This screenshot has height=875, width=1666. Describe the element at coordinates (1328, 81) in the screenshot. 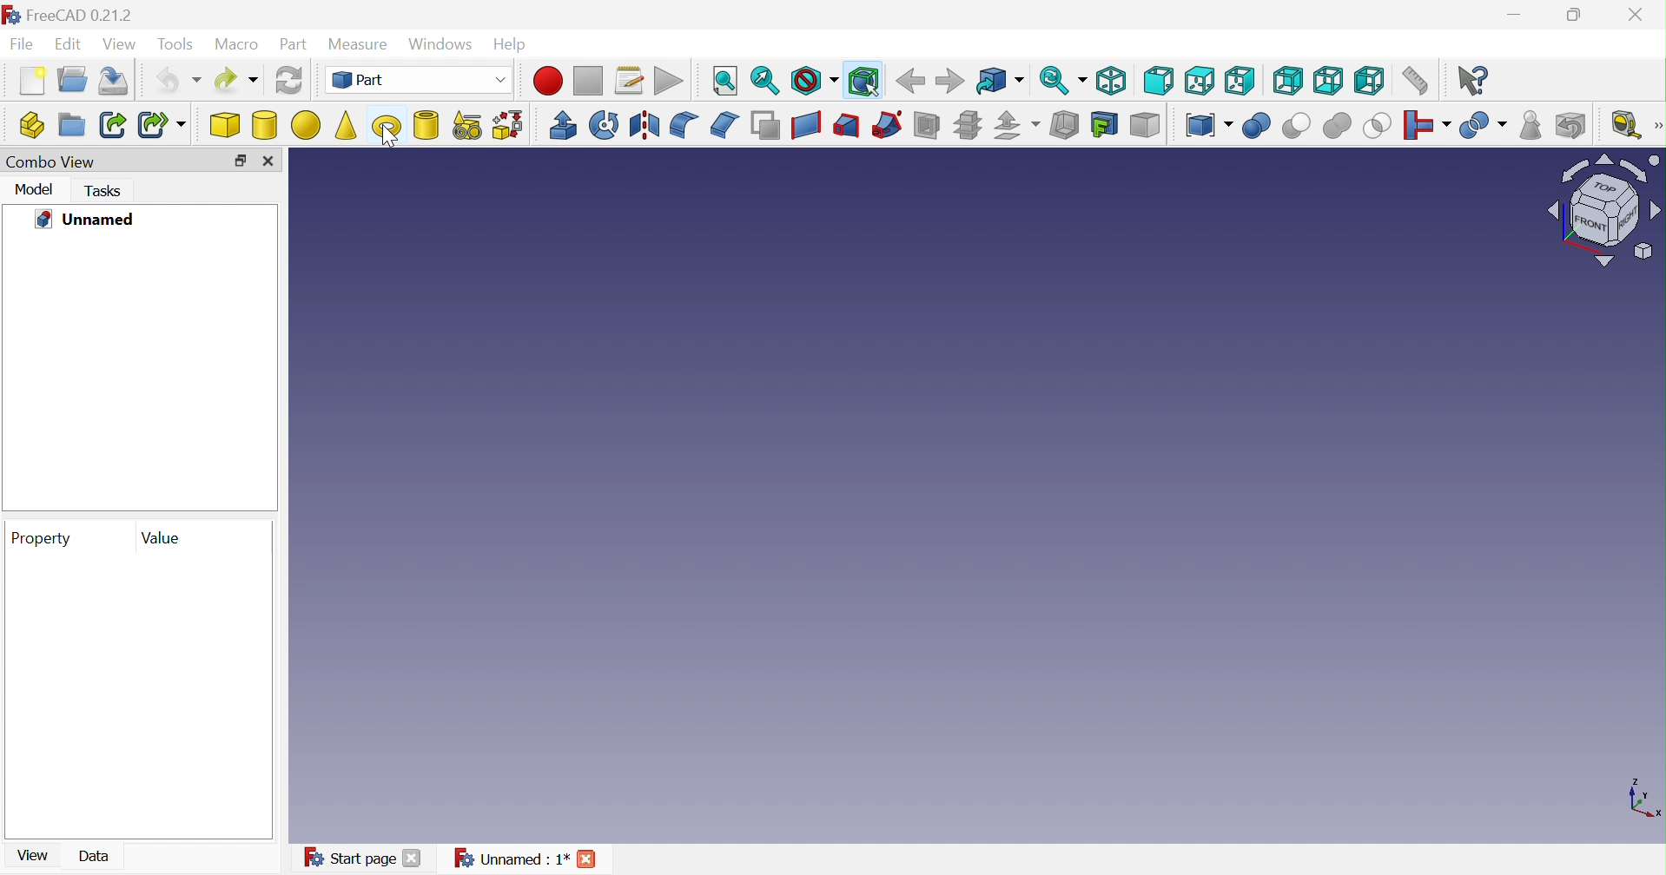

I see `Bottom` at that location.